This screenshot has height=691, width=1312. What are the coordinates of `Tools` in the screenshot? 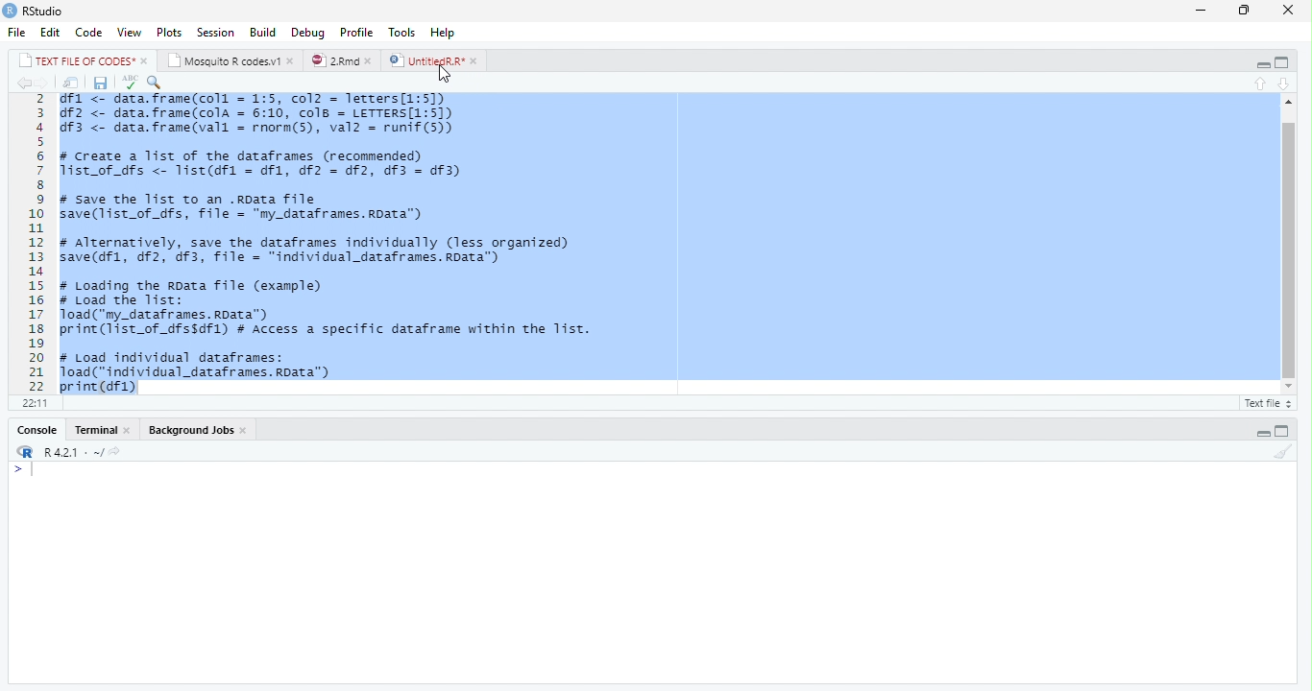 It's located at (404, 32).